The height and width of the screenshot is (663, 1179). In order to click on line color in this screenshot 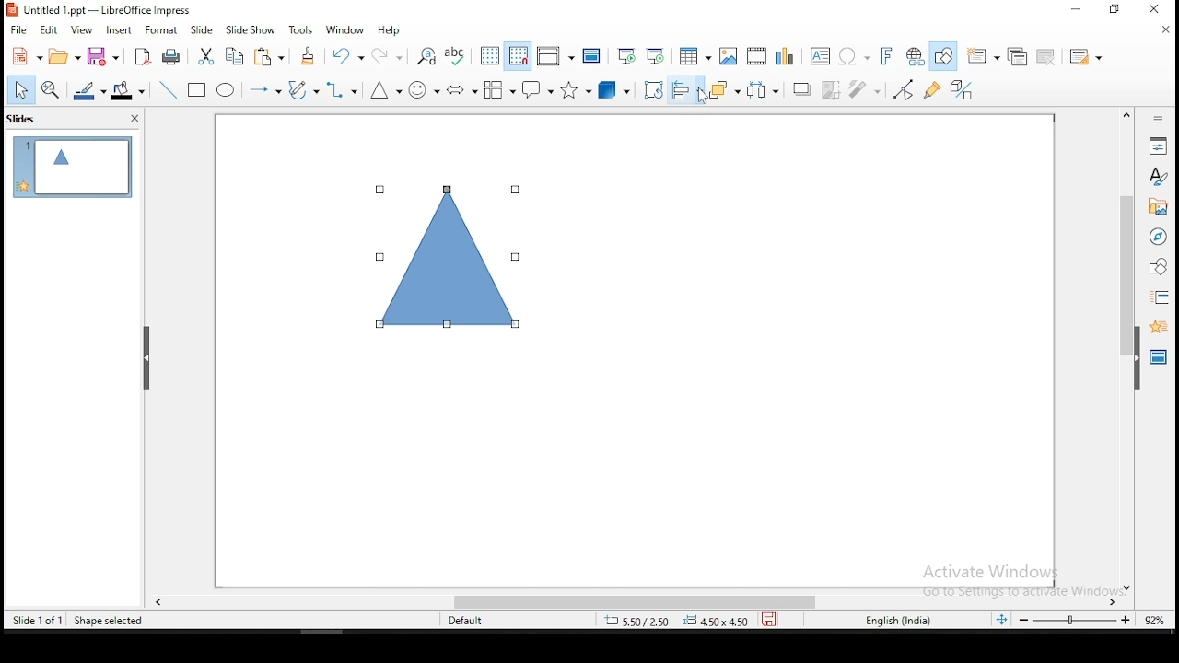, I will do `click(89, 89)`.